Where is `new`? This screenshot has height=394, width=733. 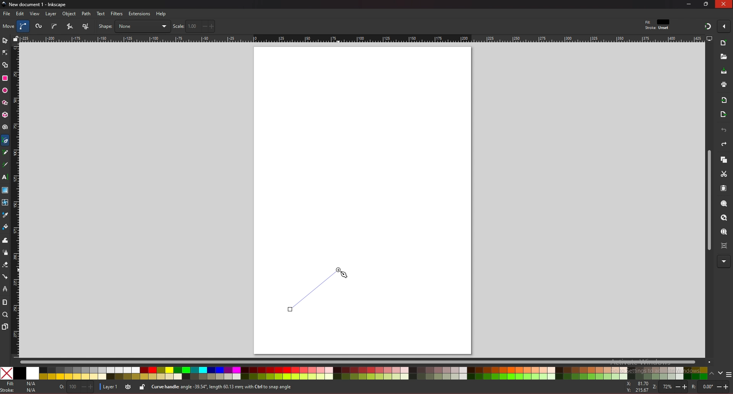 new is located at coordinates (723, 57).